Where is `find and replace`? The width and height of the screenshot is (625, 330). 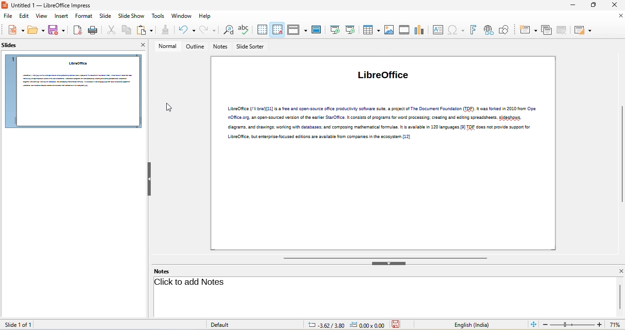
find and replace is located at coordinates (229, 31).